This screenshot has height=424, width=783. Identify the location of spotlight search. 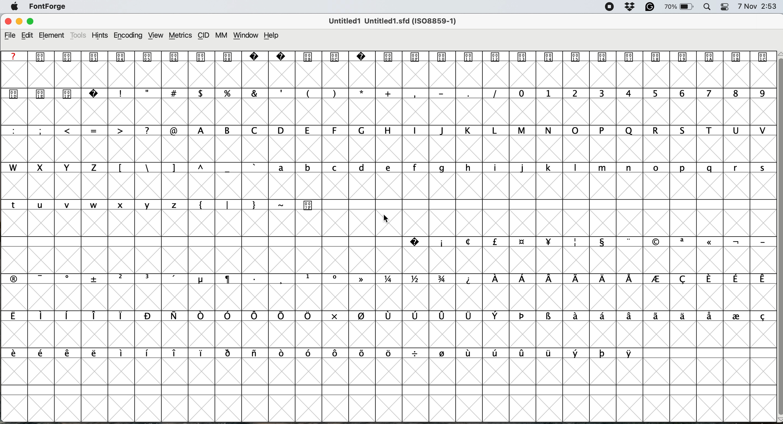
(708, 7).